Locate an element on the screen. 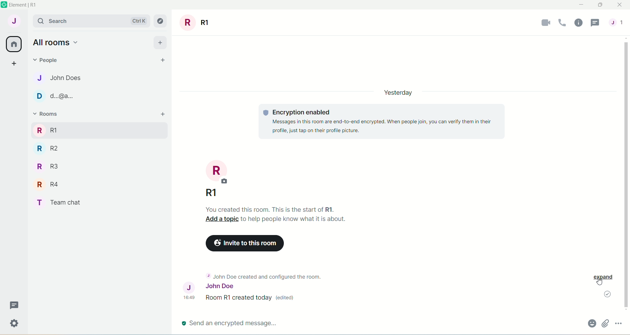 This screenshot has width=630, height=335. R4 is located at coordinates (51, 184).